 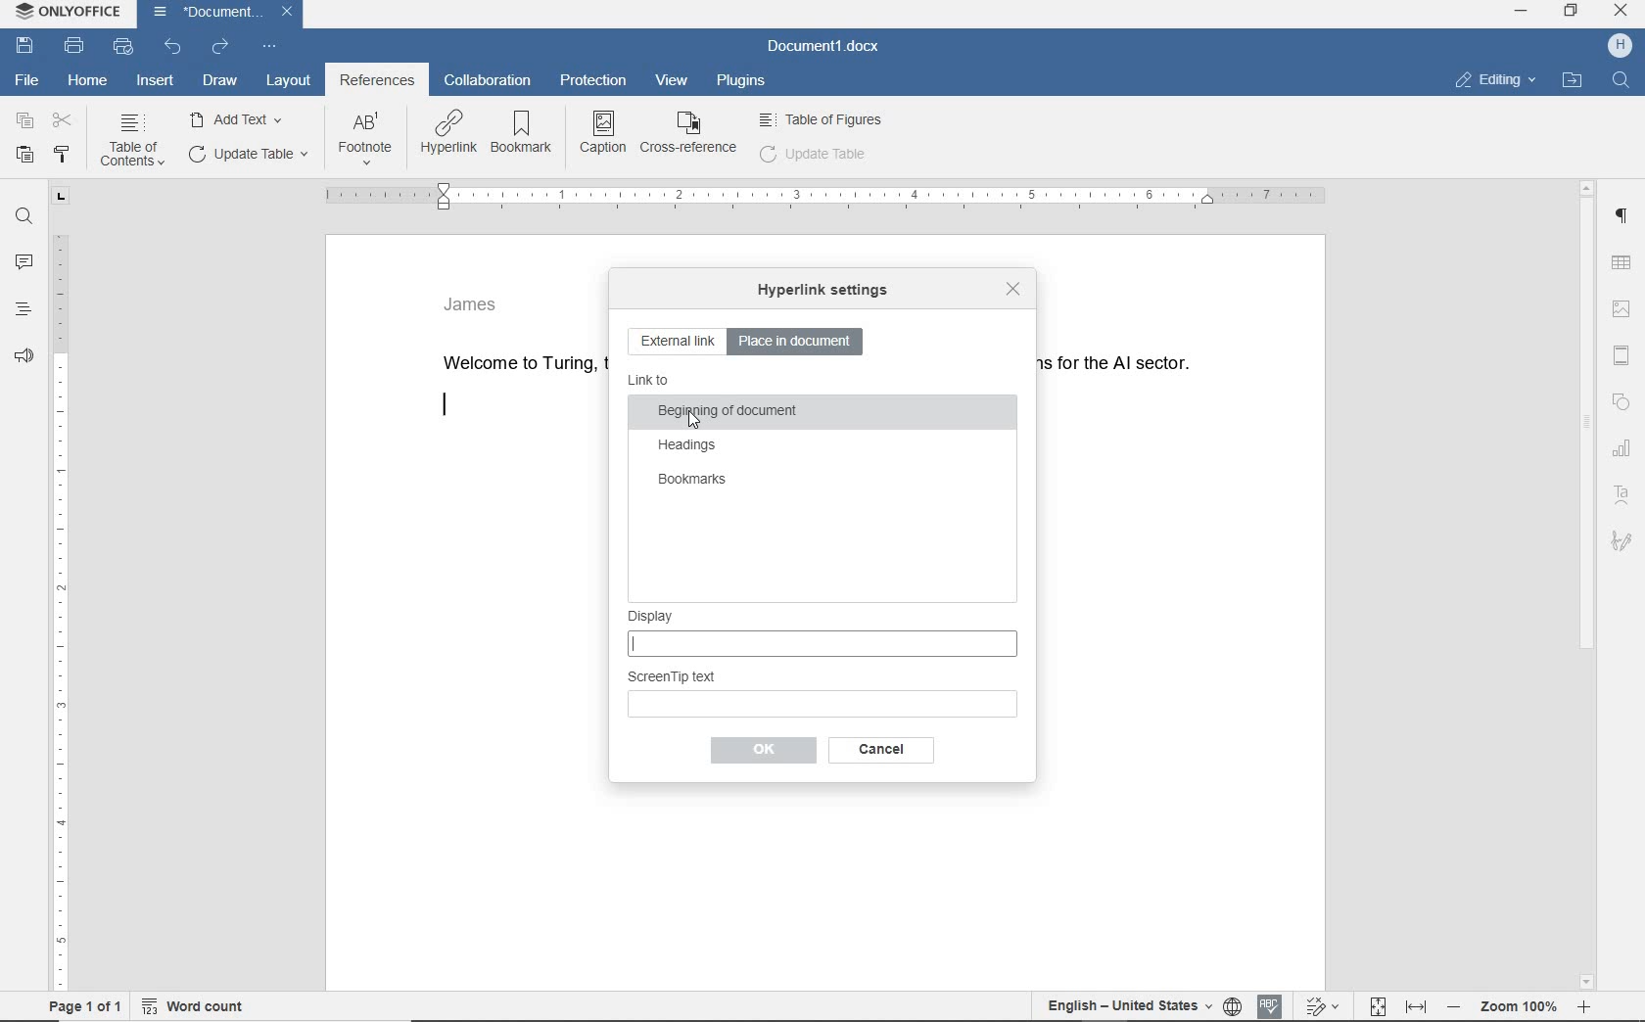 I want to click on fit topage, so click(x=1377, y=1006).